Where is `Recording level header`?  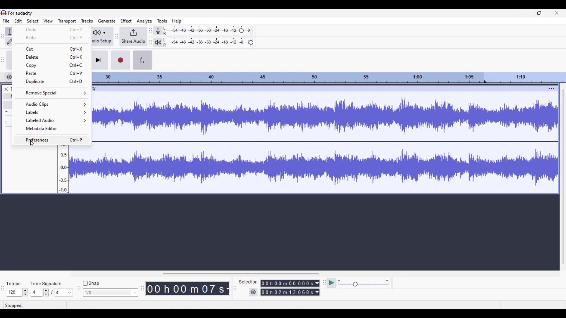
Recording level header is located at coordinates (241, 31).